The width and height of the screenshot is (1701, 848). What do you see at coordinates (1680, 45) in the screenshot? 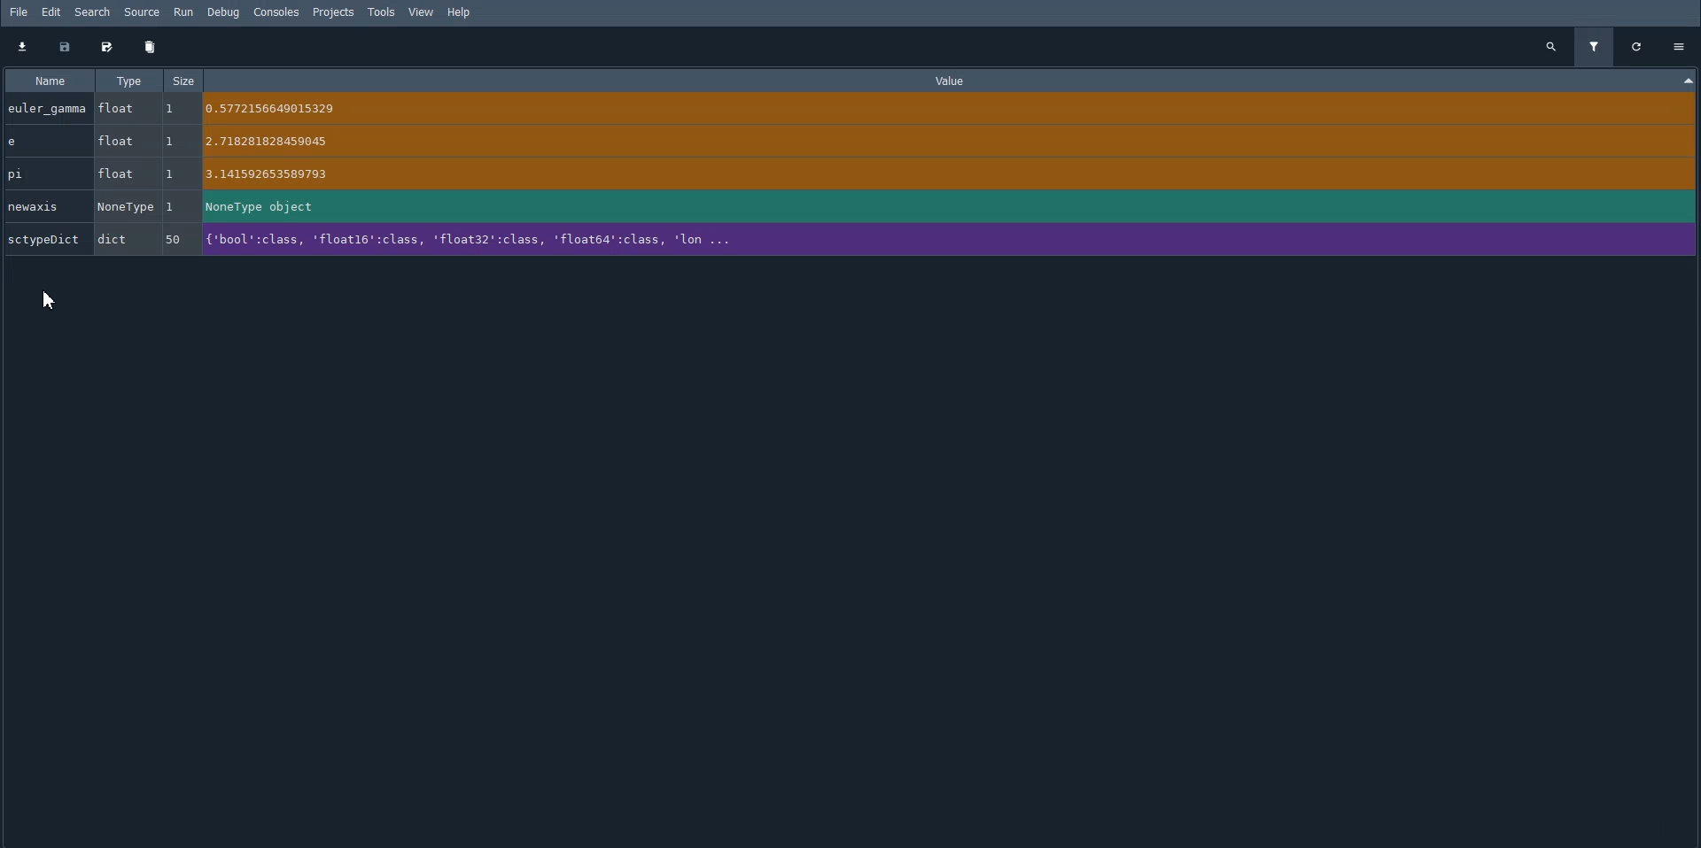
I see `Options` at bounding box center [1680, 45].